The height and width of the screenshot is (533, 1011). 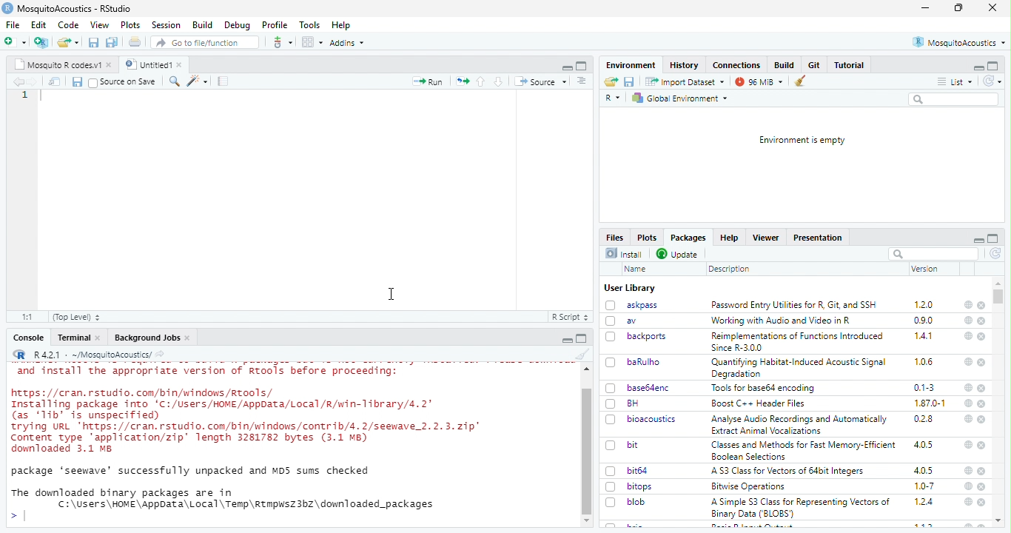 I want to click on bit64, so click(x=638, y=471).